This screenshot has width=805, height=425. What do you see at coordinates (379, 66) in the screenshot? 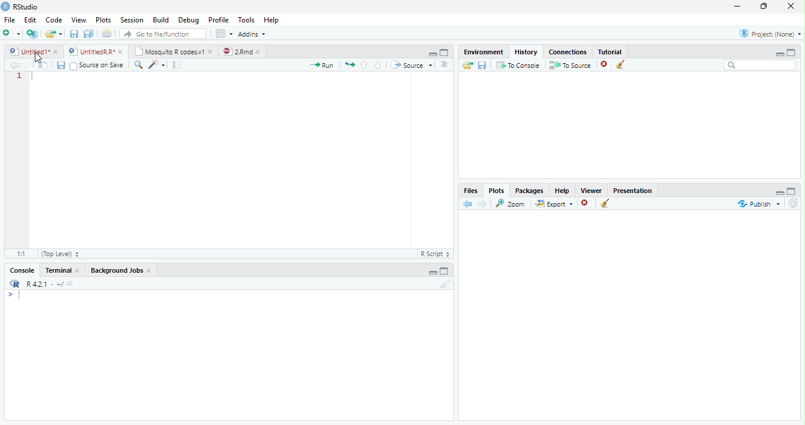
I see `Go to next section of code` at bounding box center [379, 66].